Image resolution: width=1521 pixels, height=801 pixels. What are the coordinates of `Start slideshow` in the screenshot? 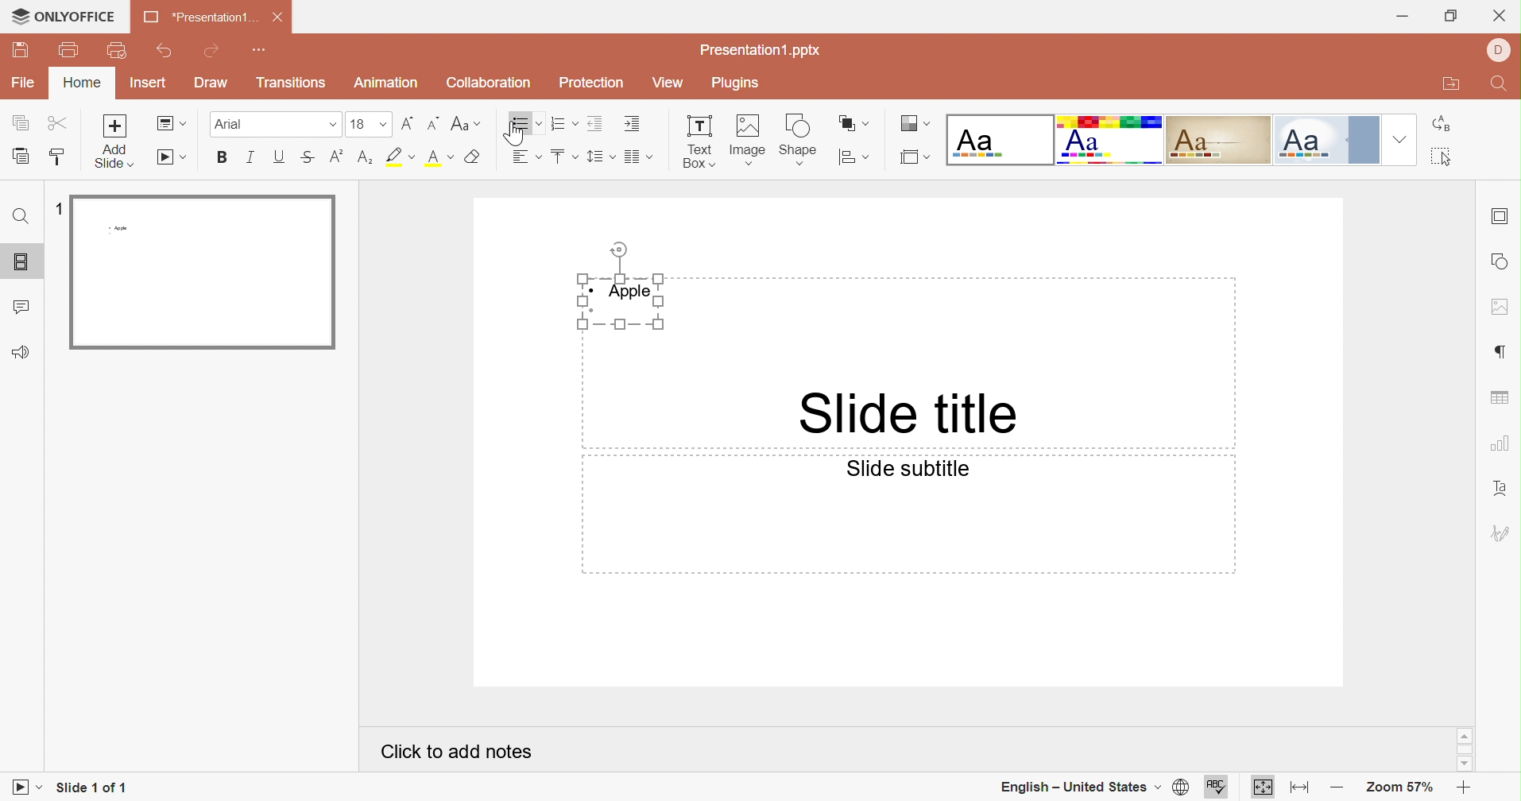 It's located at (172, 158).